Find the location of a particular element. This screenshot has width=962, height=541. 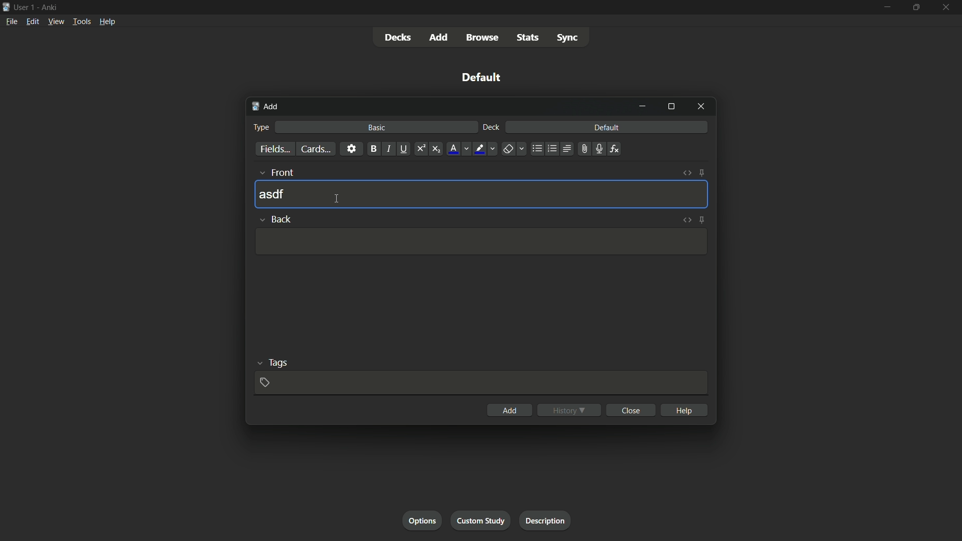

add tag is located at coordinates (265, 382).